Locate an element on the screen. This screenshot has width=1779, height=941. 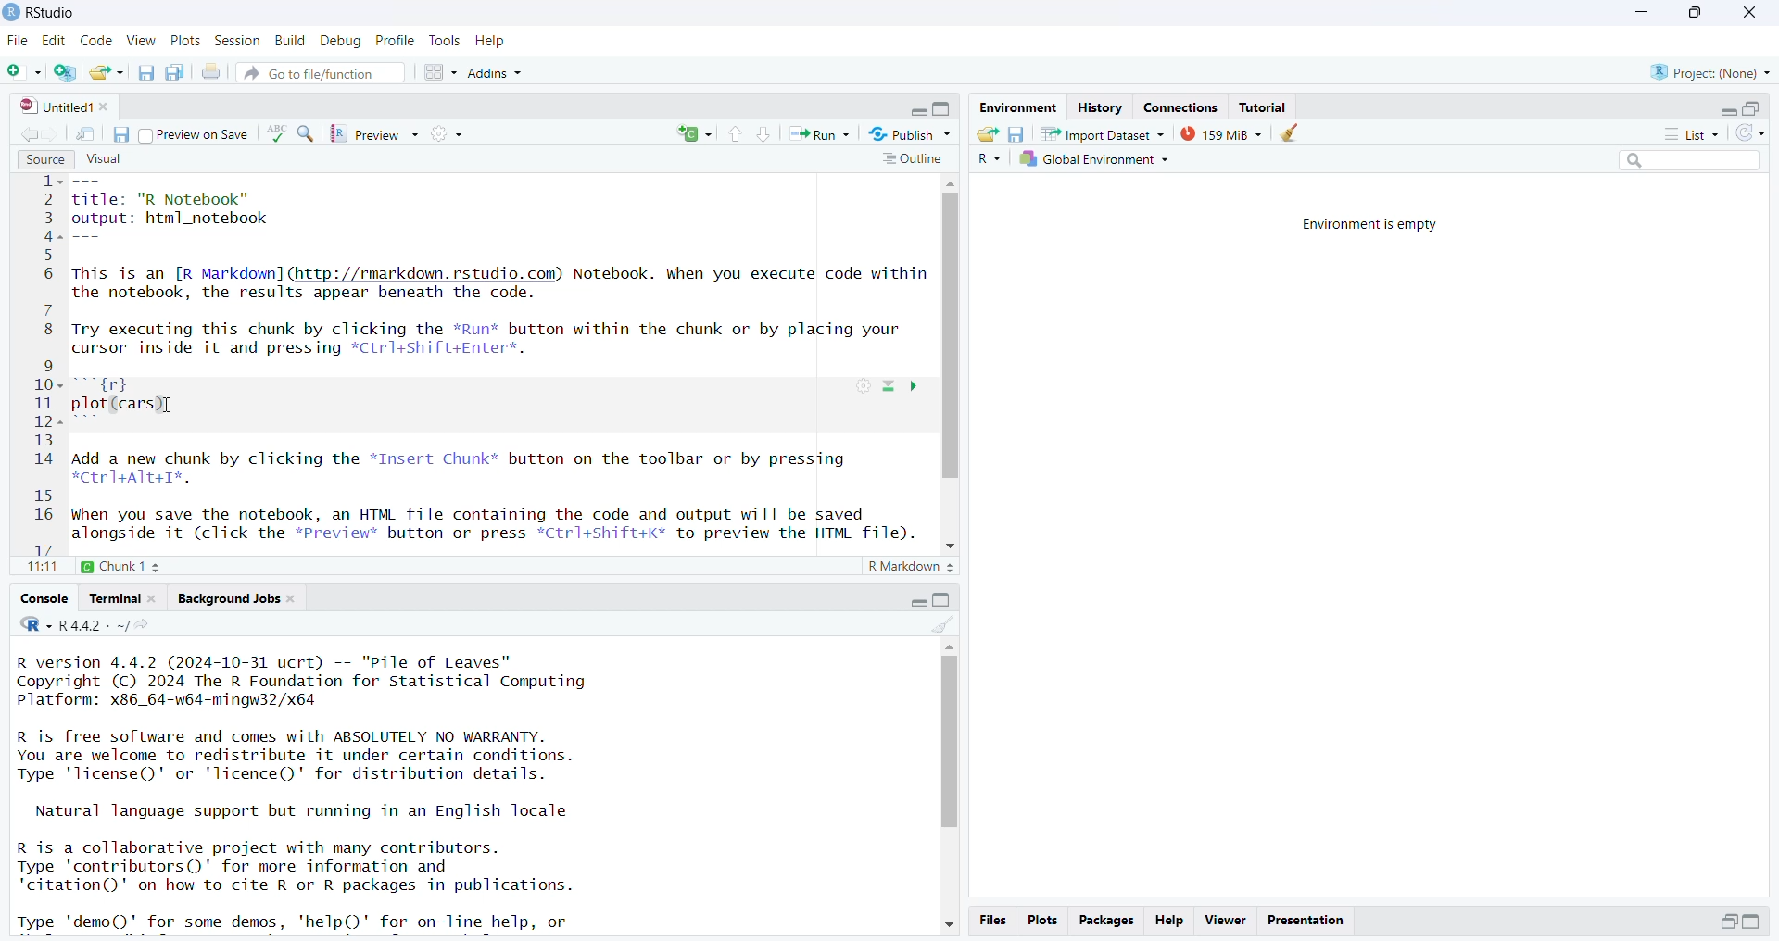
minimize is located at coordinates (1642, 14).